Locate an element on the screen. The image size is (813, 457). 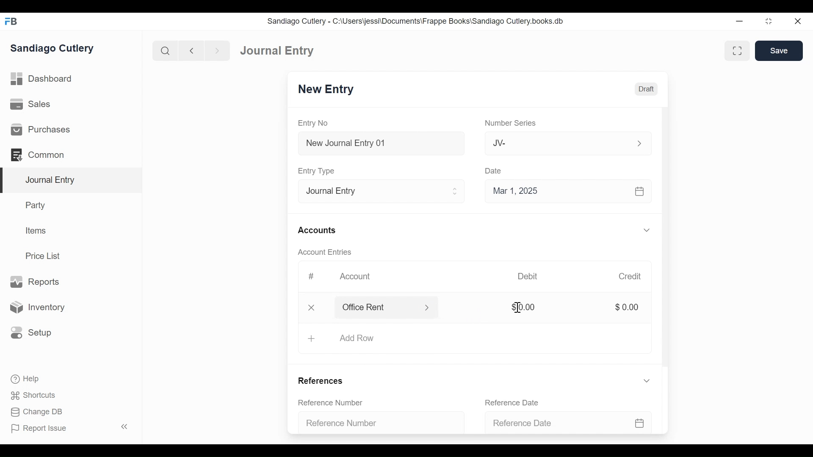
scrollbar is located at coordinates (664, 238).